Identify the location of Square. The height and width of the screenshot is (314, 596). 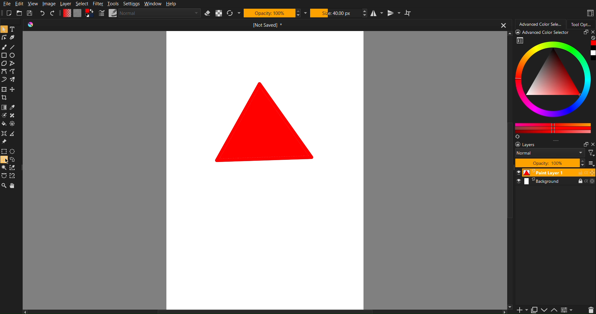
(4, 56).